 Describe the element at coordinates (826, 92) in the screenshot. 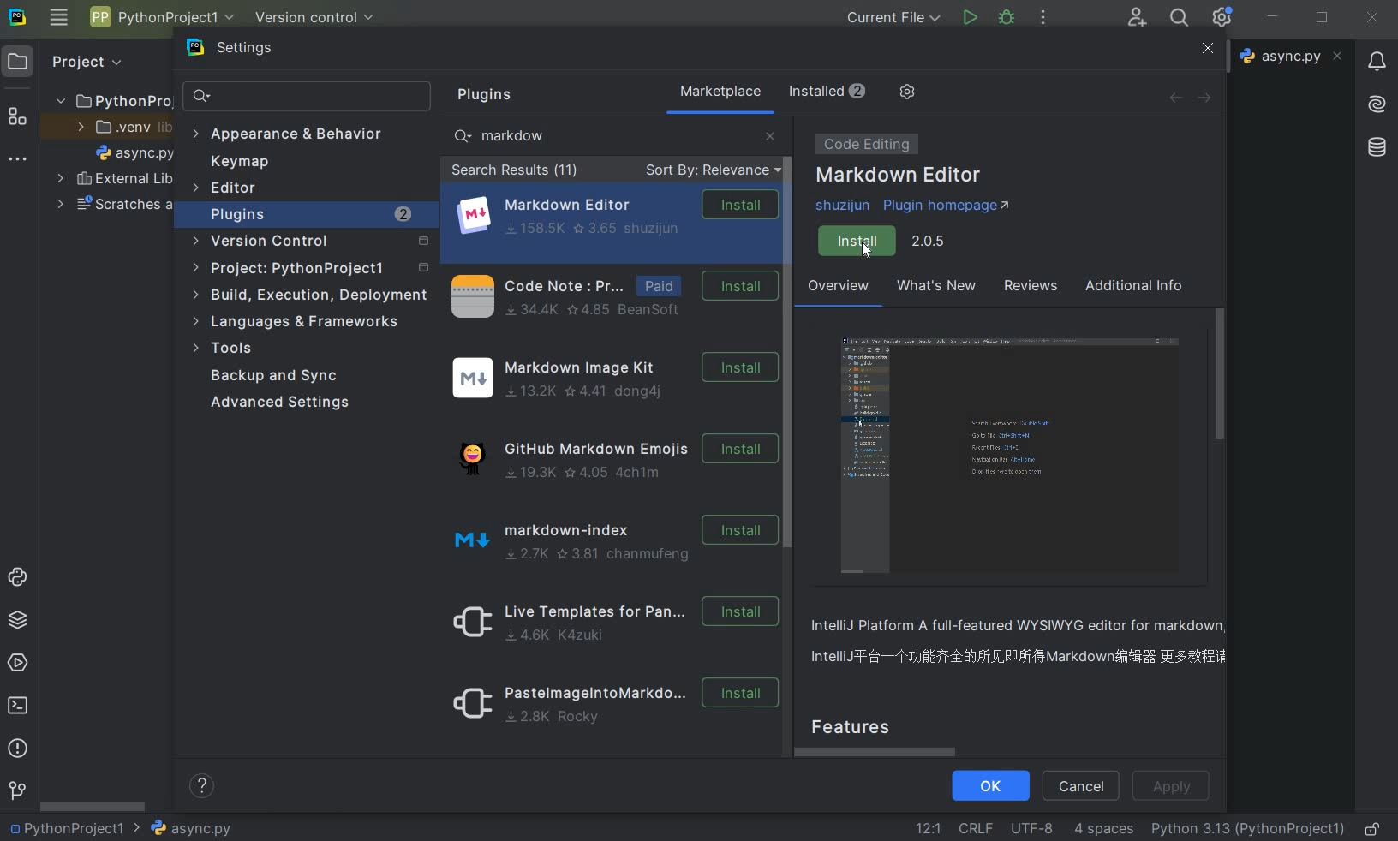

I see `installed (2)` at that location.